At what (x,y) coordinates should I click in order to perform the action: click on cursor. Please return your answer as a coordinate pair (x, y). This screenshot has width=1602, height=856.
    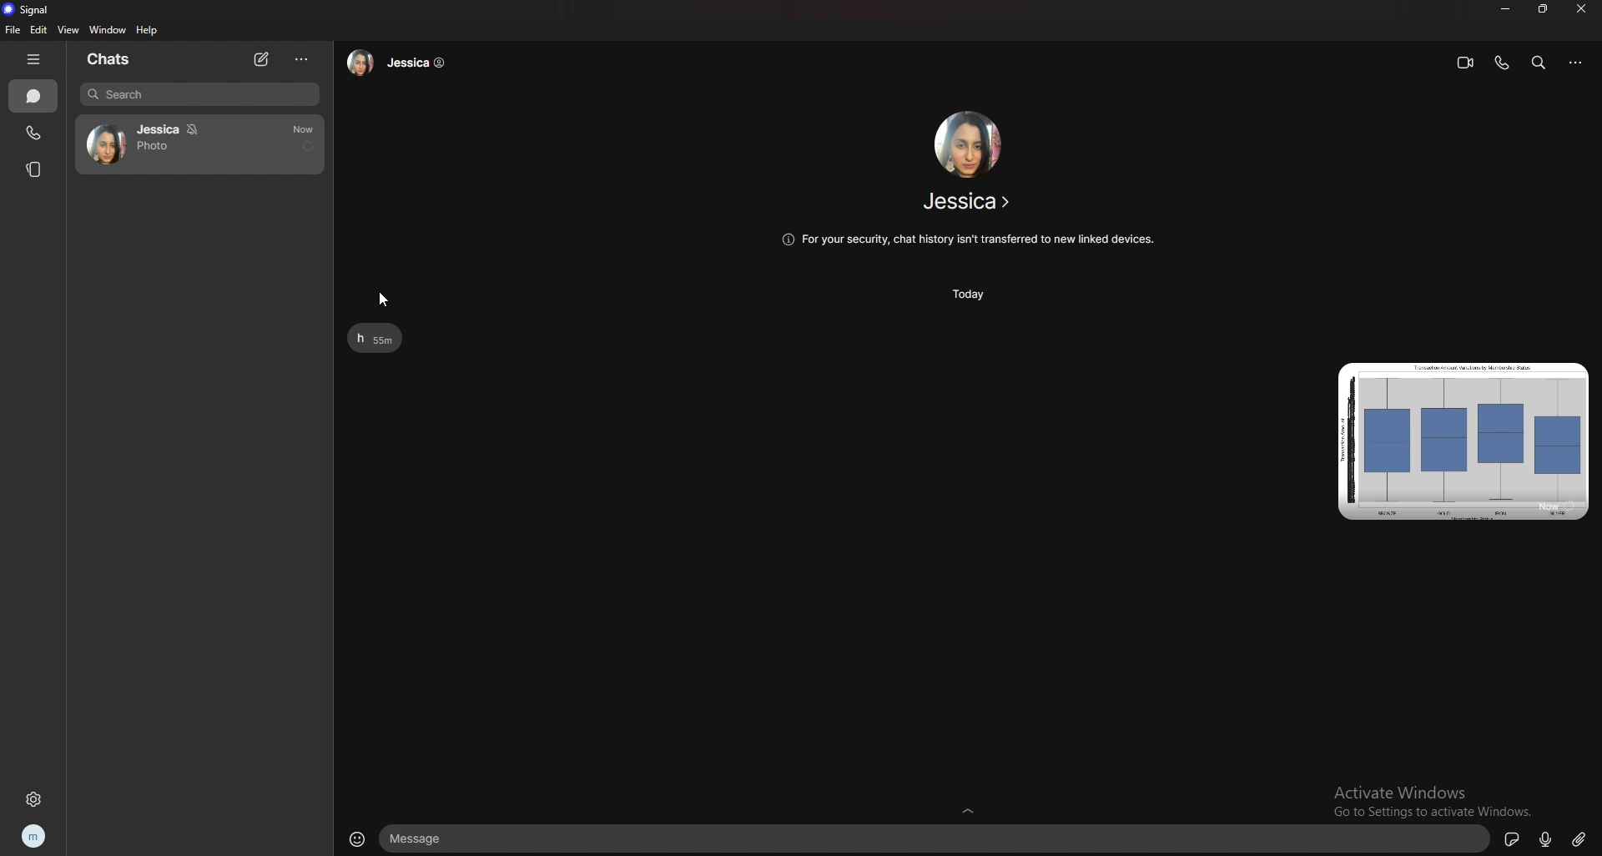
    Looking at the image, I should click on (382, 299).